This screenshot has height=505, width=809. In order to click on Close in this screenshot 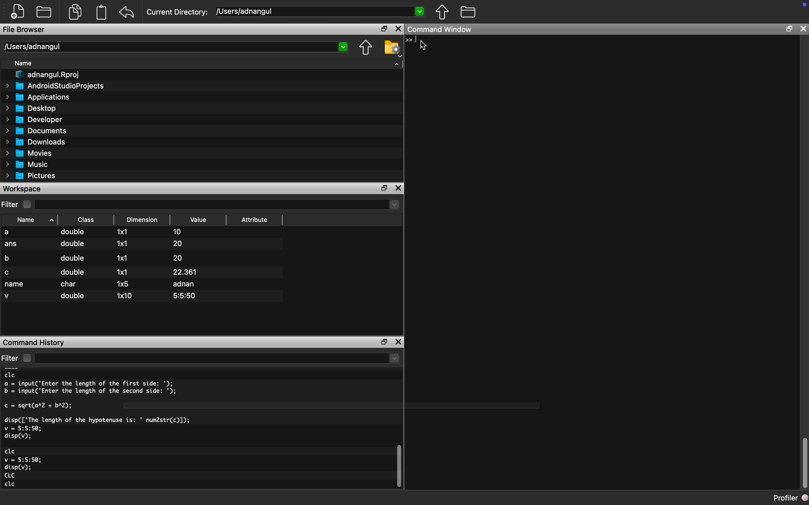, I will do `click(804, 28)`.